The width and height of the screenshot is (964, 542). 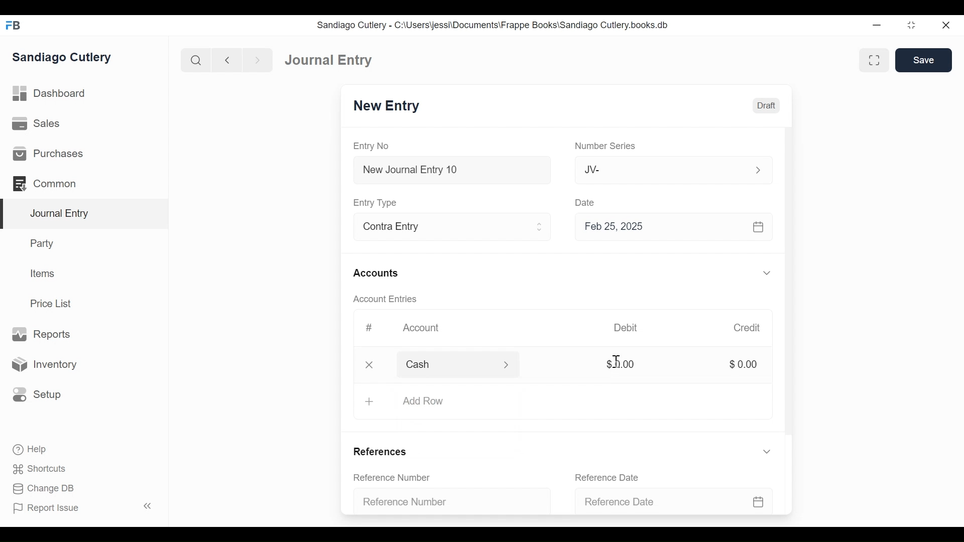 I want to click on Items, so click(x=44, y=275).